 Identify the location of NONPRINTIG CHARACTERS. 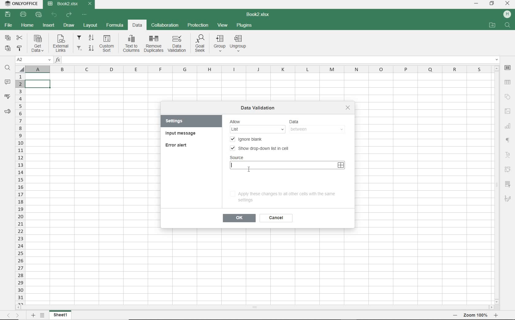
(508, 141).